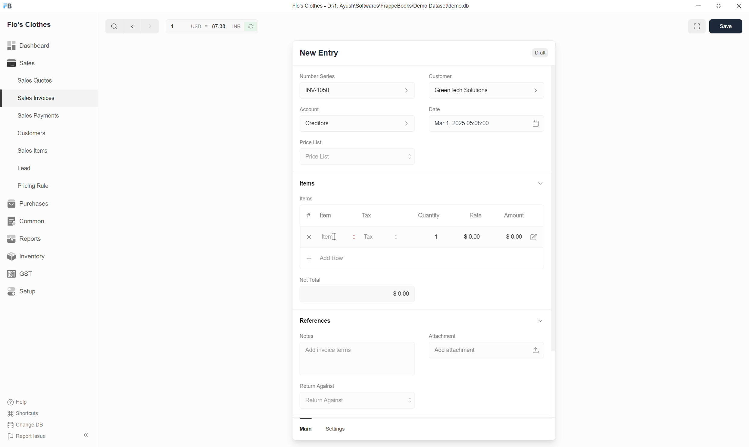 The width and height of the screenshot is (749, 447). What do you see at coordinates (318, 77) in the screenshot?
I see `Number Series` at bounding box center [318, 77].